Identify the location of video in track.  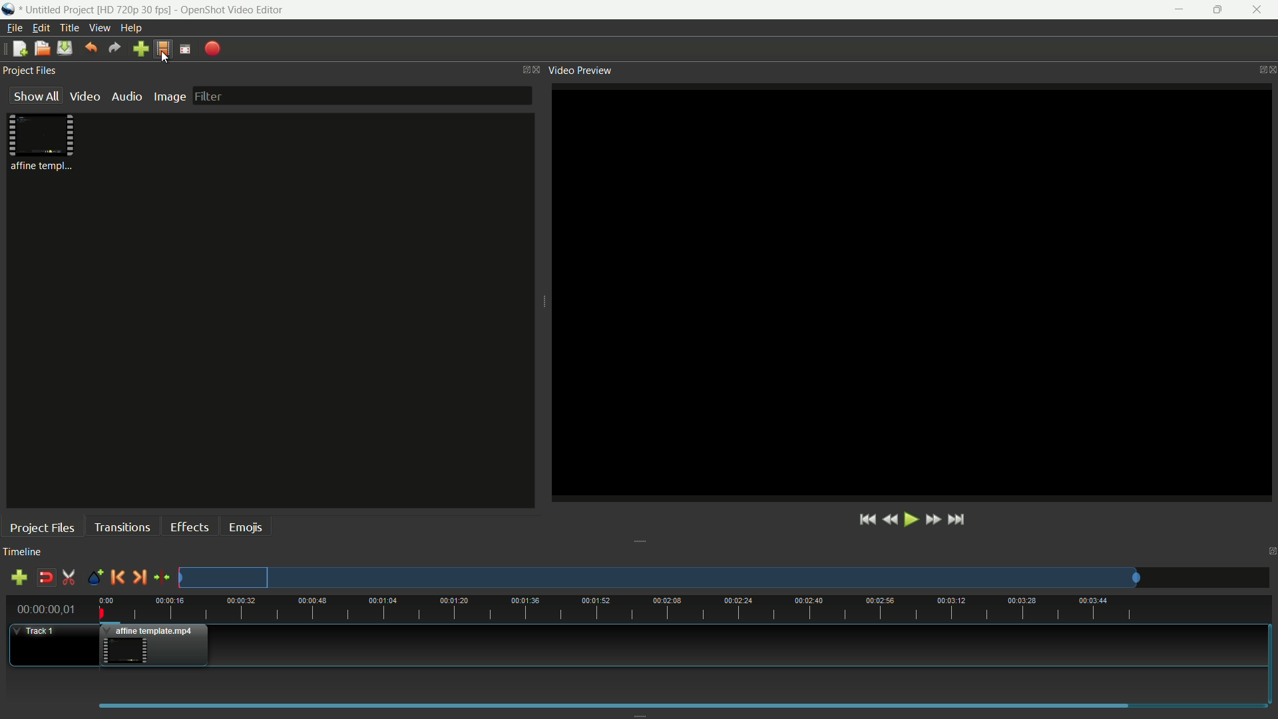
(154, 644).